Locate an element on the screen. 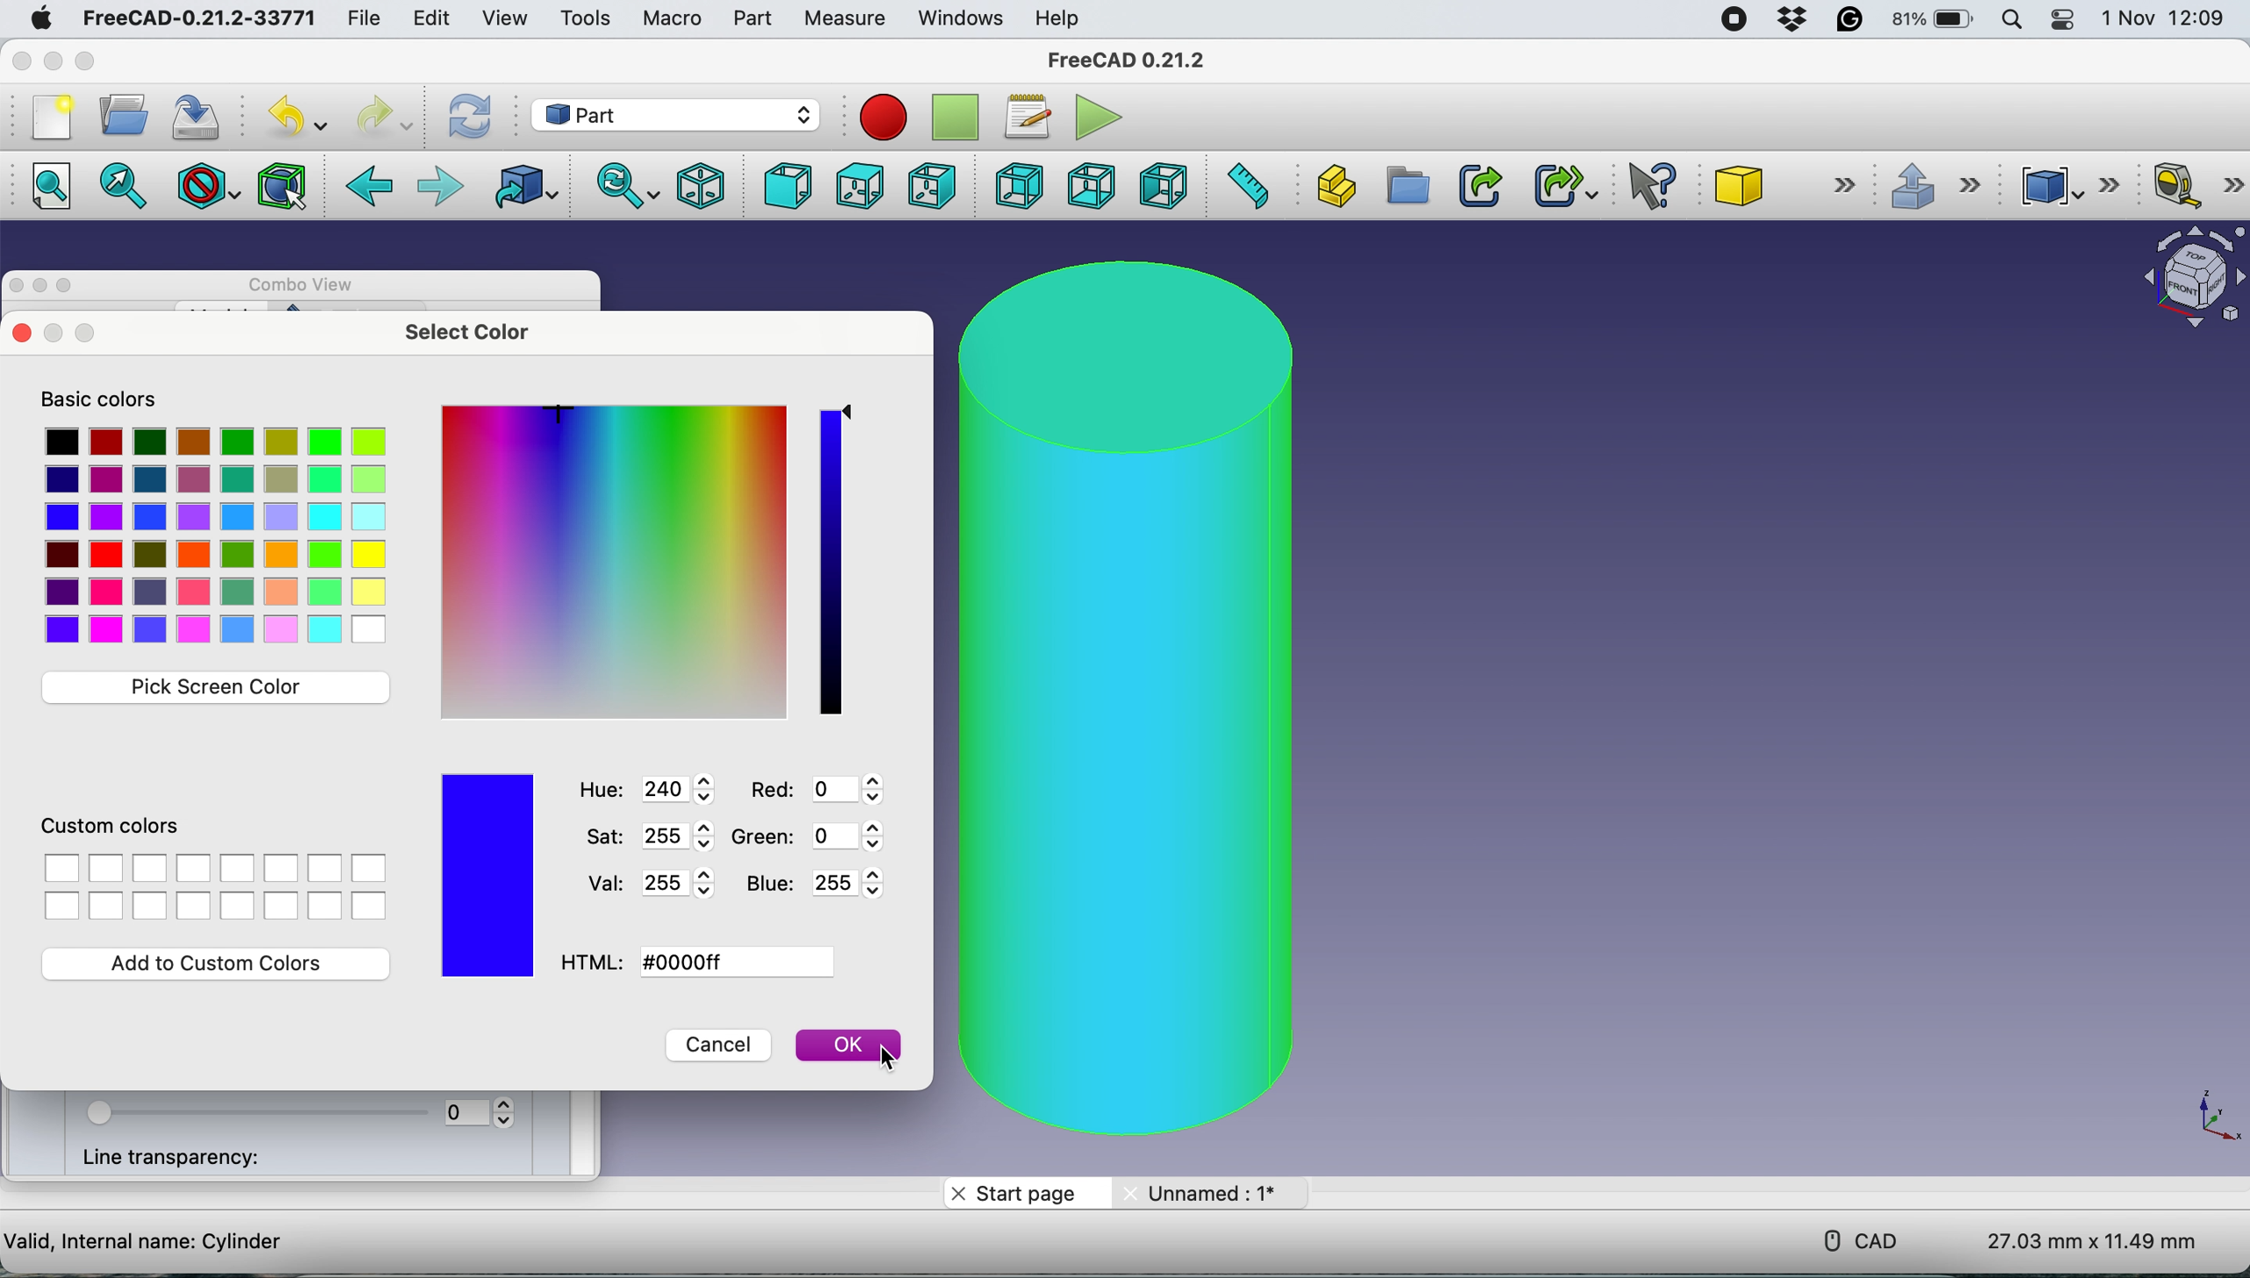 This screenshot has width=2250, height=1278. select color is located at coordinates (479, 334).